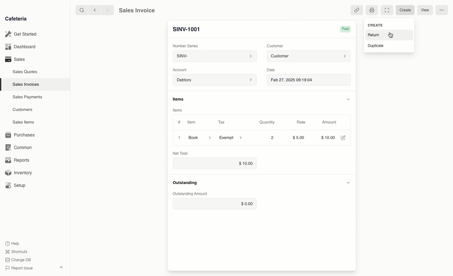 The image size is (453, 276). What do you see at coordinates (185, 183) in the screenshot?
I see `Outstanding` at bounding box center [185, 183].